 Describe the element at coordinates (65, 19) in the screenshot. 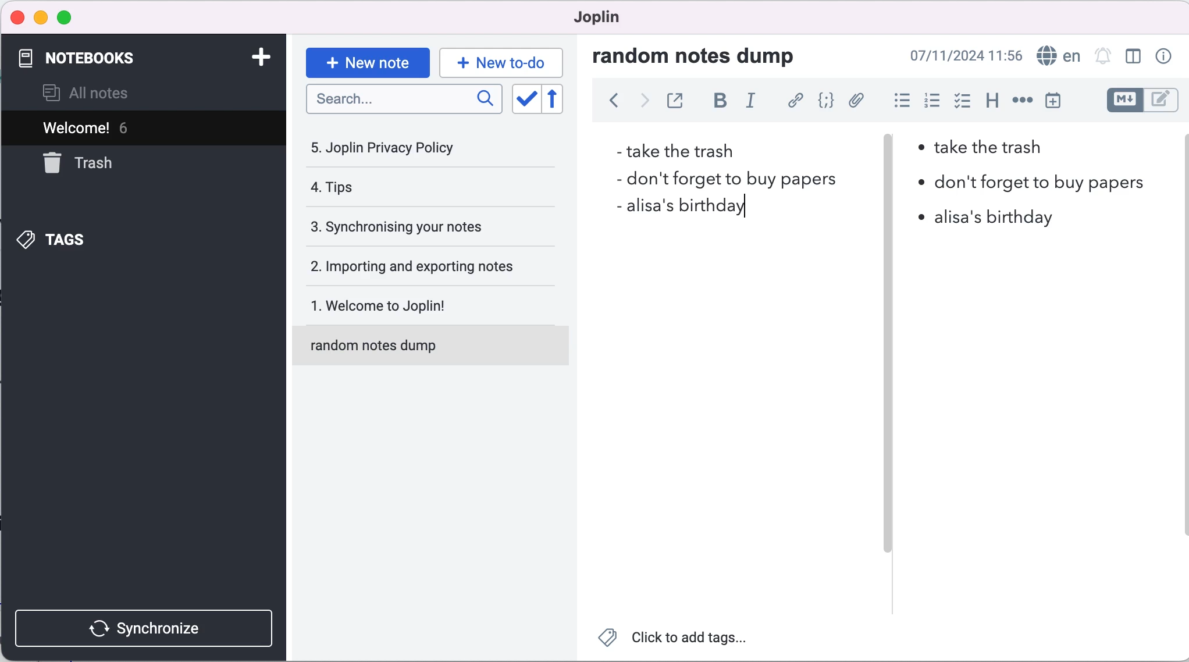

I see `maximize` at that location.